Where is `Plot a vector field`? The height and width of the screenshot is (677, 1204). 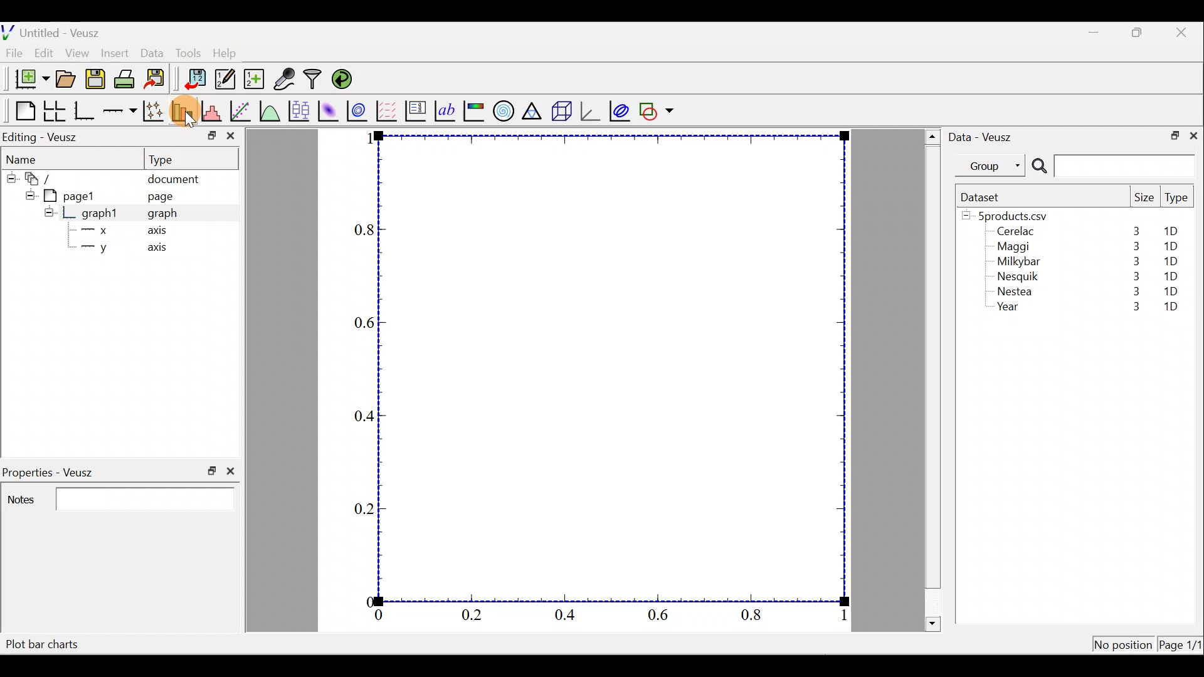 Plot a vector field is located at coordinates (389, 111).